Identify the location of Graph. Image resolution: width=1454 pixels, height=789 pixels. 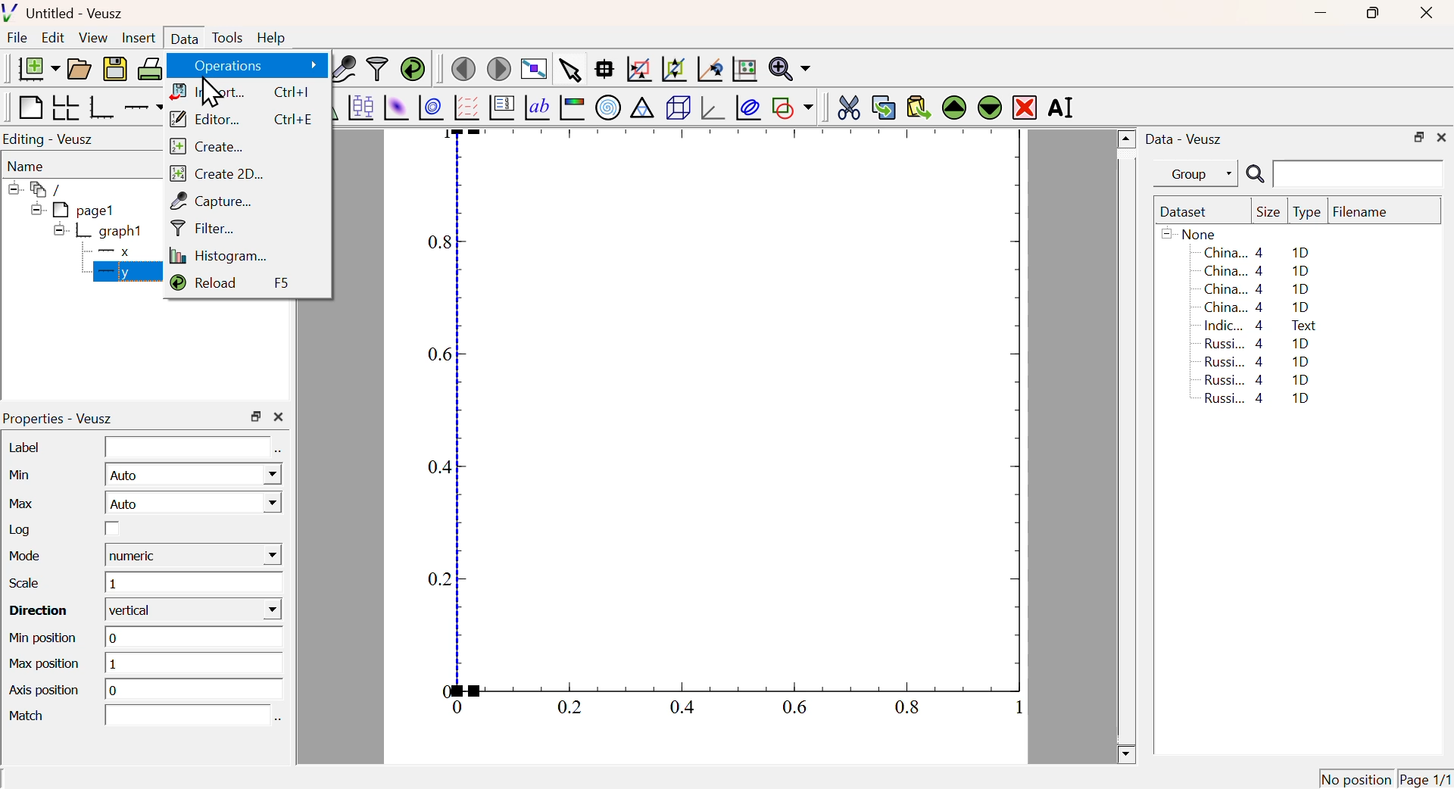
(716, 429).